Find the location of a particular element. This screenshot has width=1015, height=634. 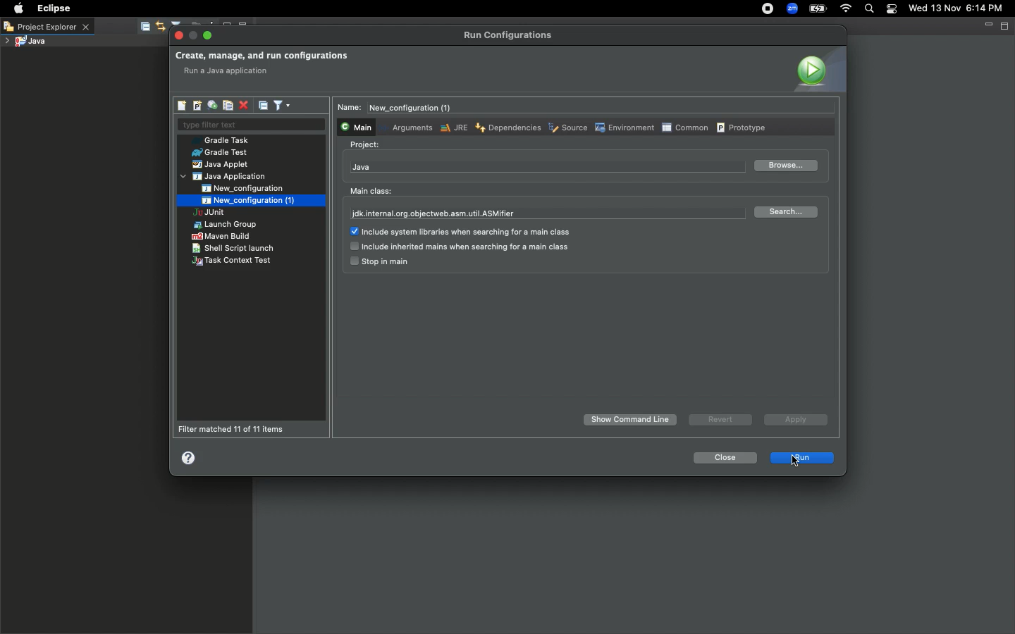

Recording is located at coordinates (767, 8).